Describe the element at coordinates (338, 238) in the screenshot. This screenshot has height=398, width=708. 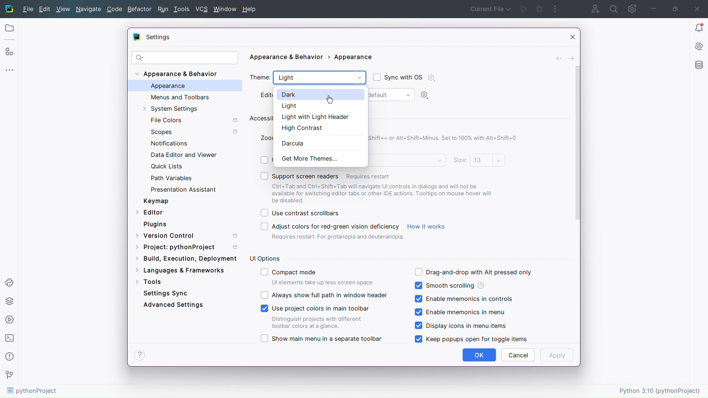
I see `Requires restart. For protanopia and deuteranopia.` at that location.